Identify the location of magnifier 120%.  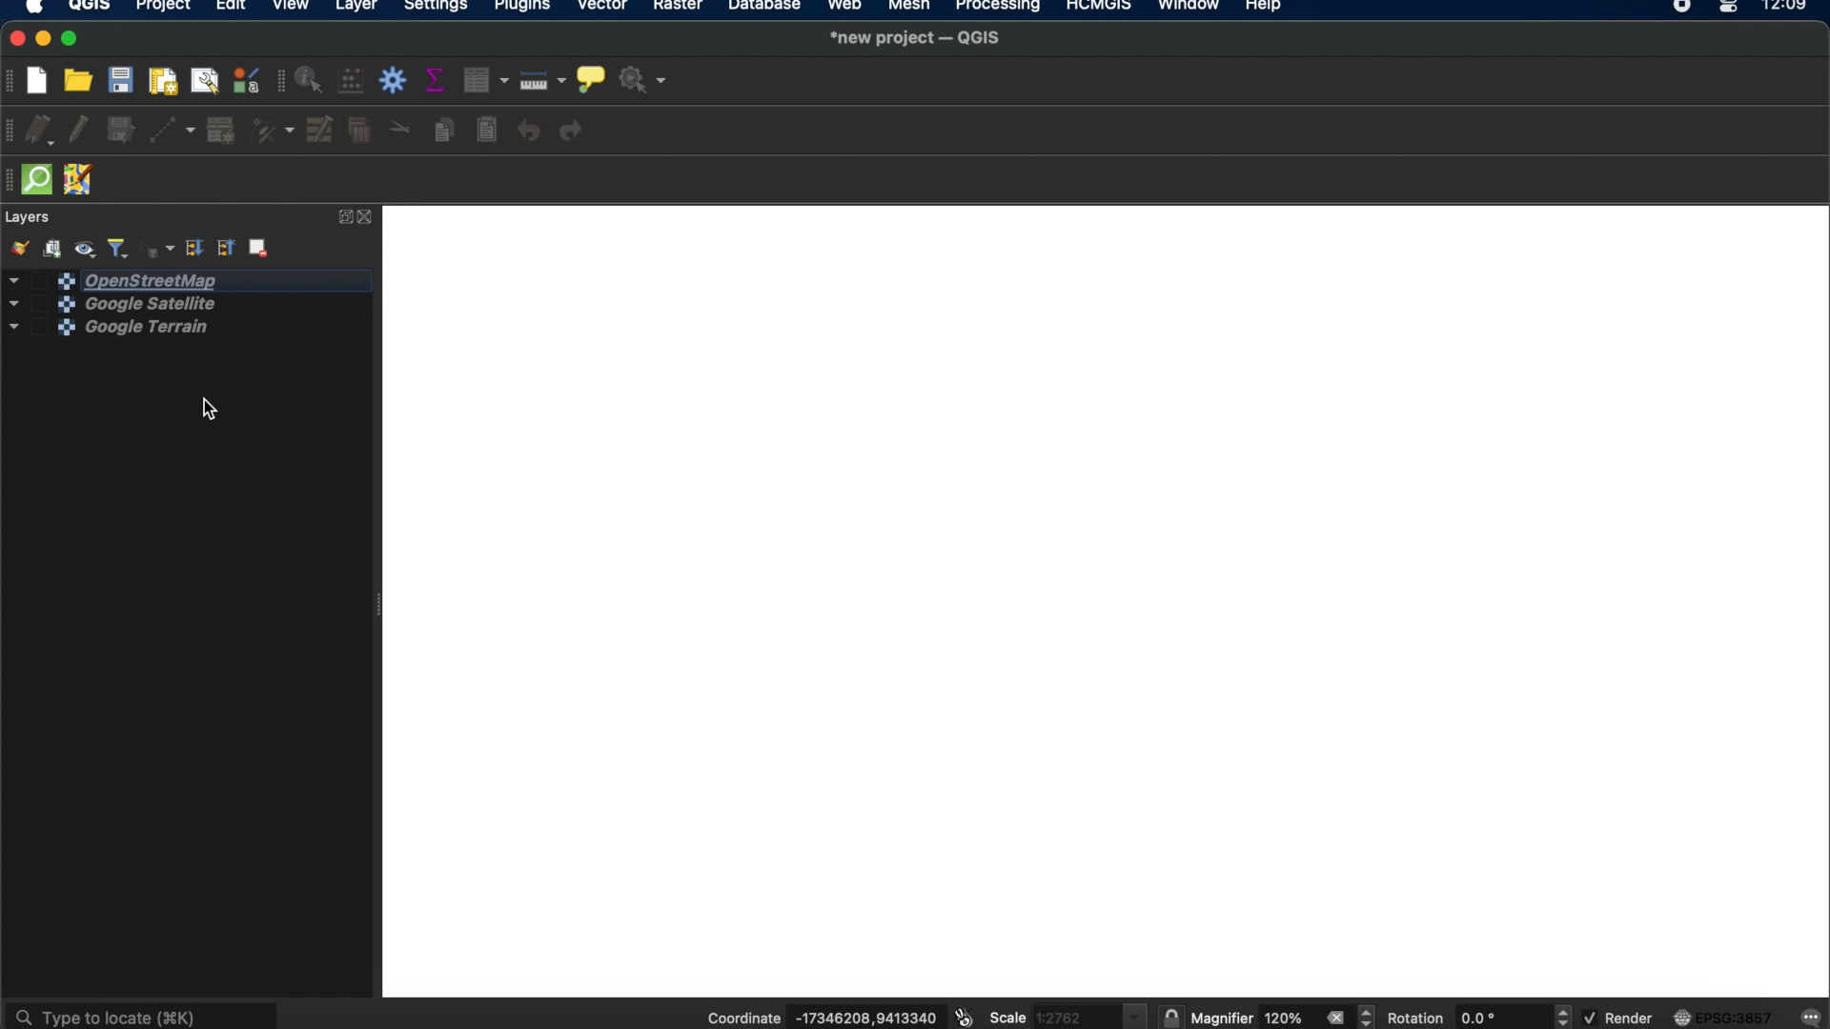
(1251, 1019).